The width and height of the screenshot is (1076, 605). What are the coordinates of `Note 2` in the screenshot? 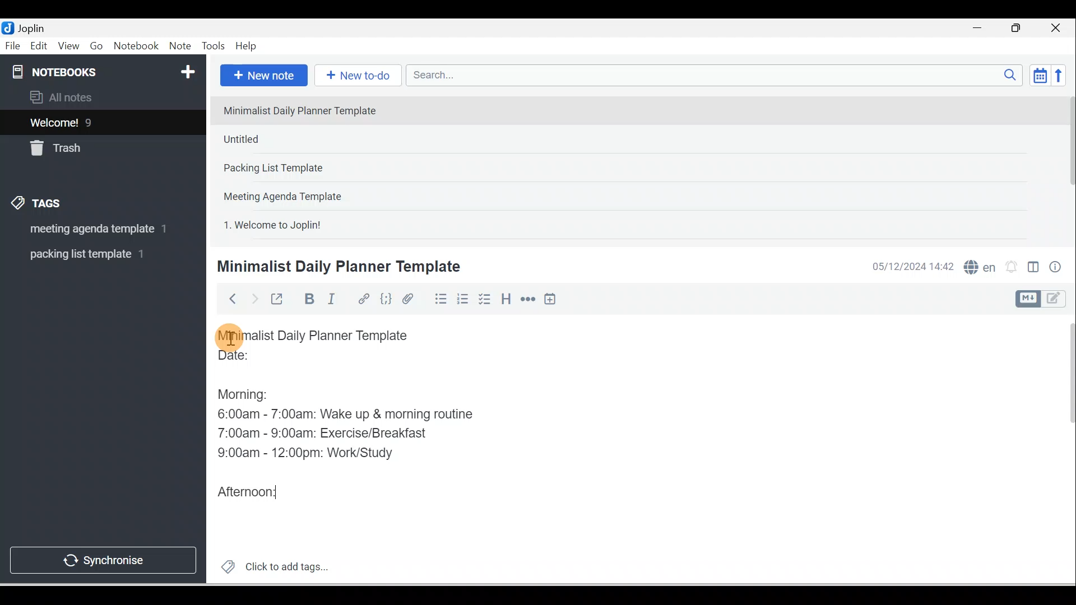 It's located at (296, 139).